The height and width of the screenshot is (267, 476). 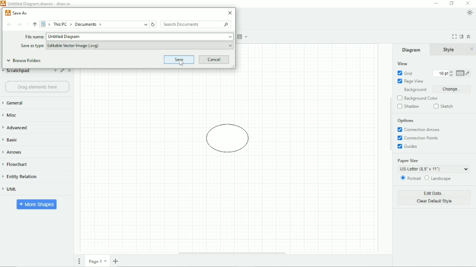 What do you see at coordinates (41, 4) in the screenshot?
I see `Untitled Diagram.drawio - draw.io` at bounding box center [41, 4].